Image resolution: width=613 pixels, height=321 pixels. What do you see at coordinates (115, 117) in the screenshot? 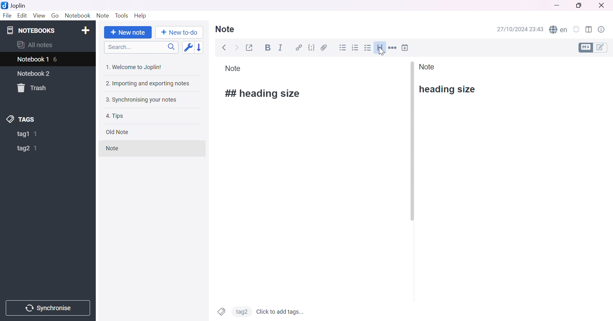
I see `4. Tips` at bounding box center [115, 117].